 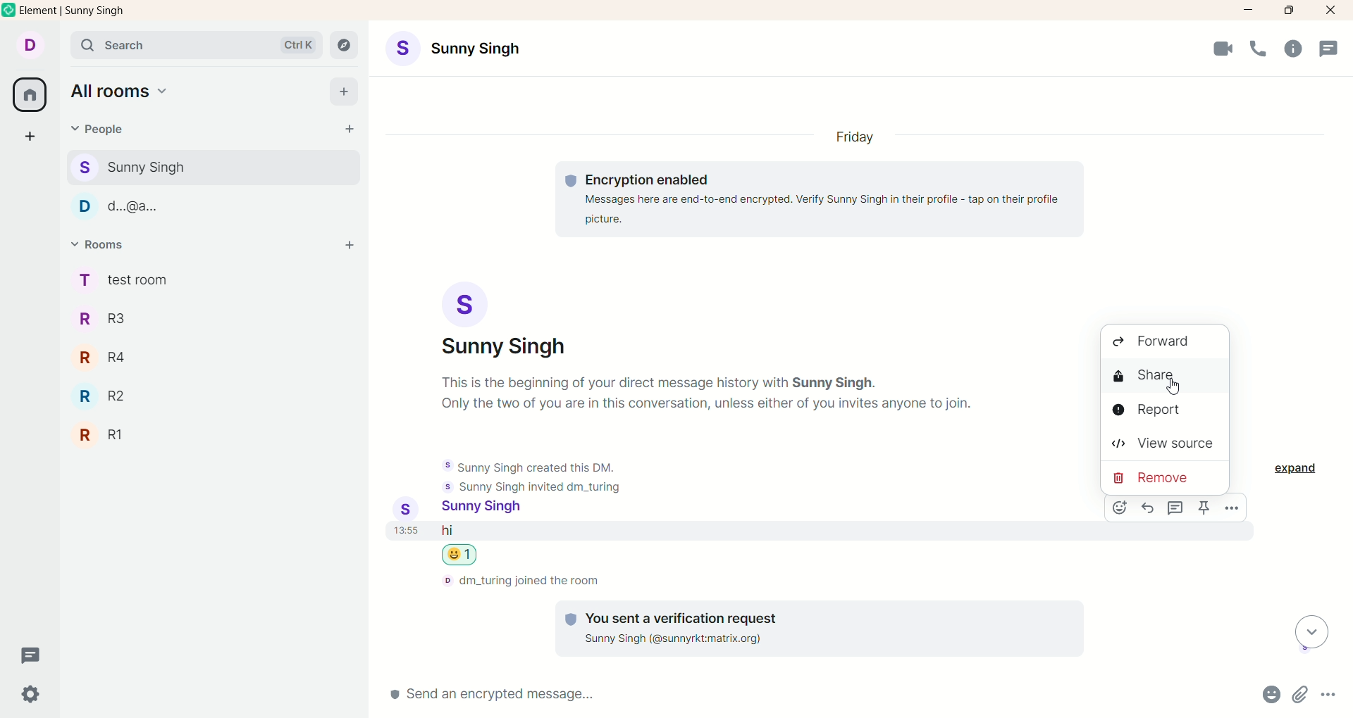 I want to click on rooms, so click(x=100, y=246).